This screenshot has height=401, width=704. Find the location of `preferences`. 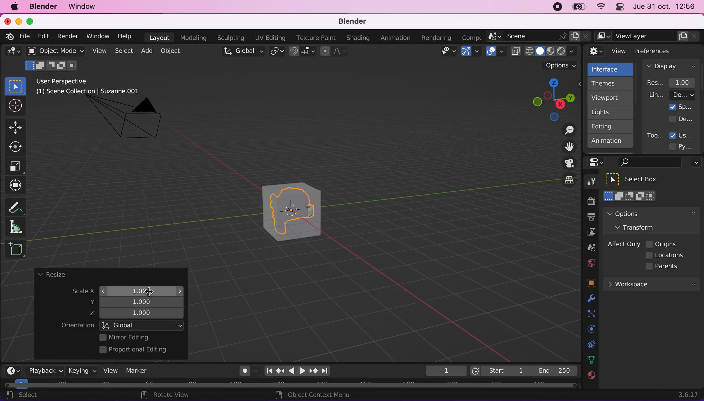

preferences is located at coordinates (661, 51).